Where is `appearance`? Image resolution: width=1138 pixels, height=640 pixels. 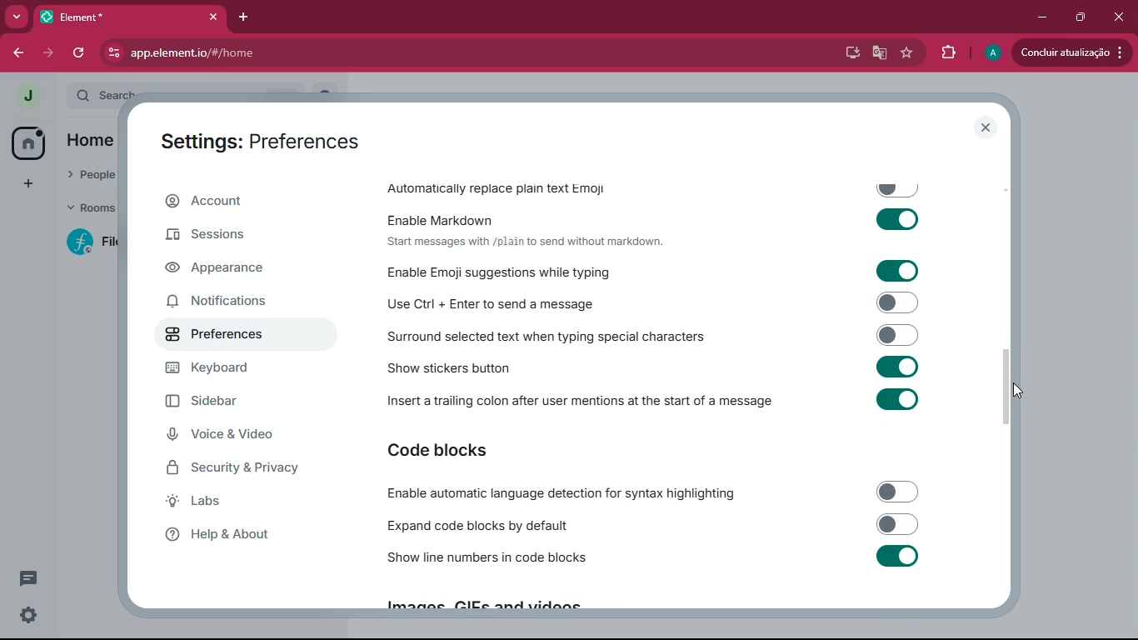 appearance is located at coordinates (244, 269).